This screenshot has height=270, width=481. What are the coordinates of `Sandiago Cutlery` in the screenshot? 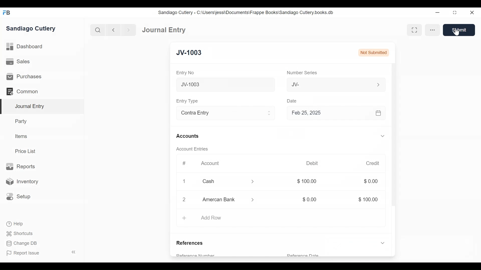 It's located at (31, 29).